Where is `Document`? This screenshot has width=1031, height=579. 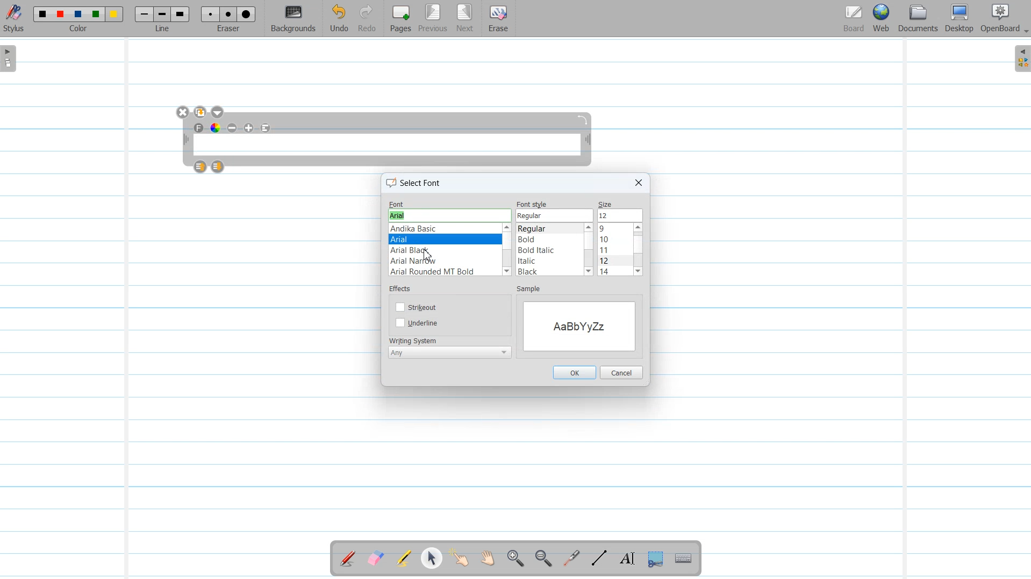
Document is located at coordinates (919, 18).